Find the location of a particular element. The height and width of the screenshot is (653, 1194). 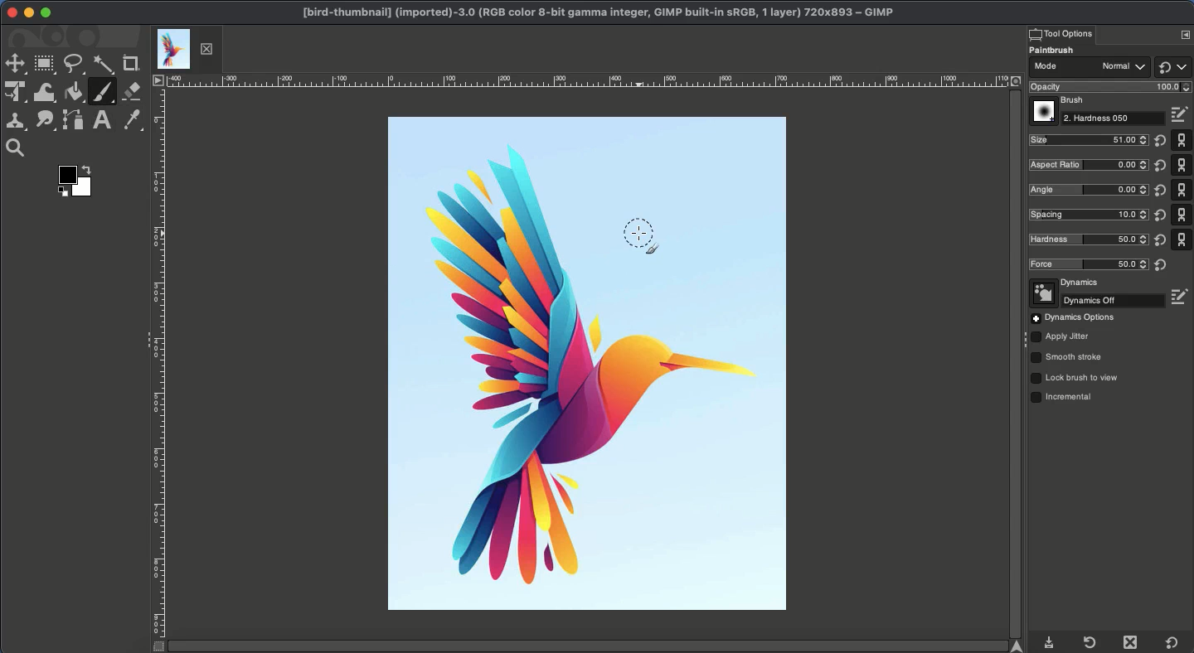

Ratio is located at coordinates (1090, 166).